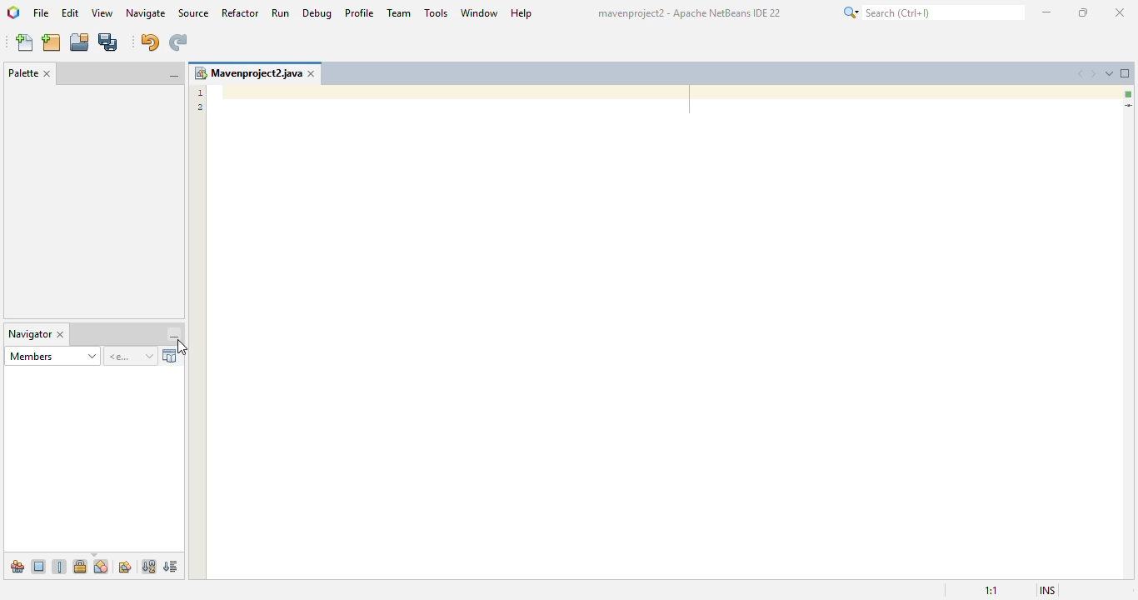 This screenshot has width=1138, height=600. What do you see at coordinates (109, 42) in the screenshot?
I see `save all` at bounding box center [109, 42].